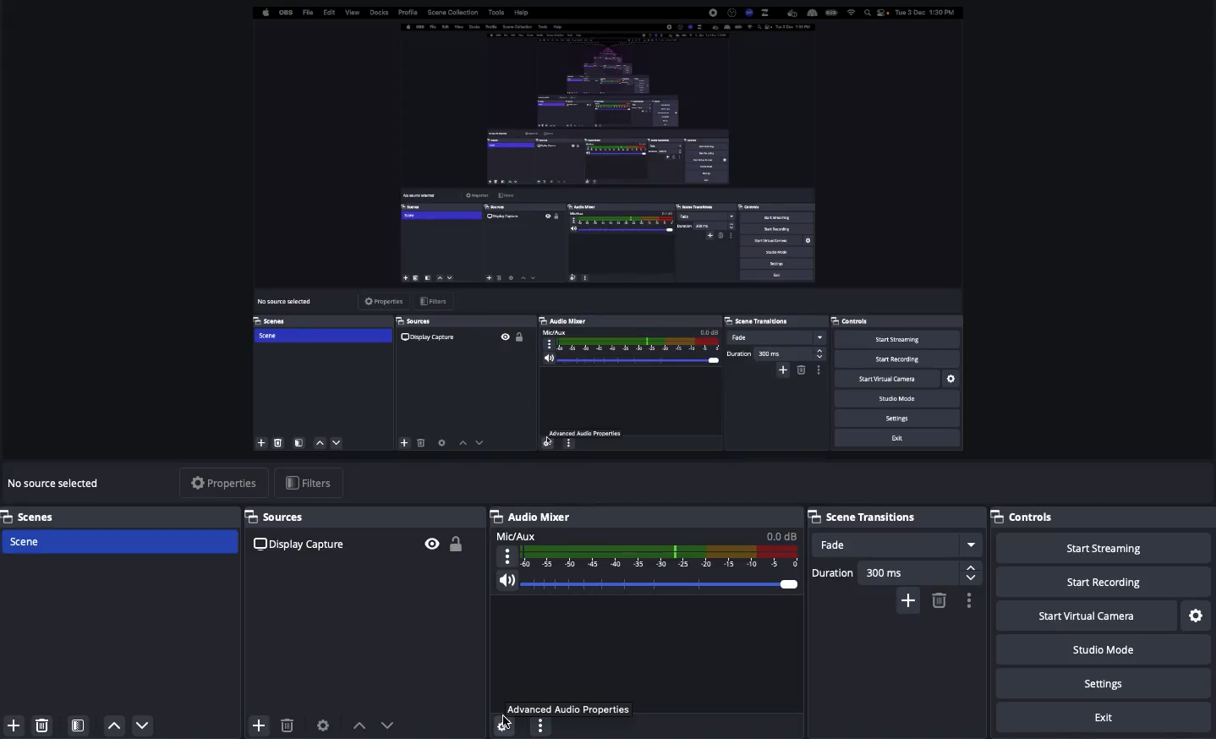 The image size is (1216, 739). I want to click on Delete, so click(940, 599).